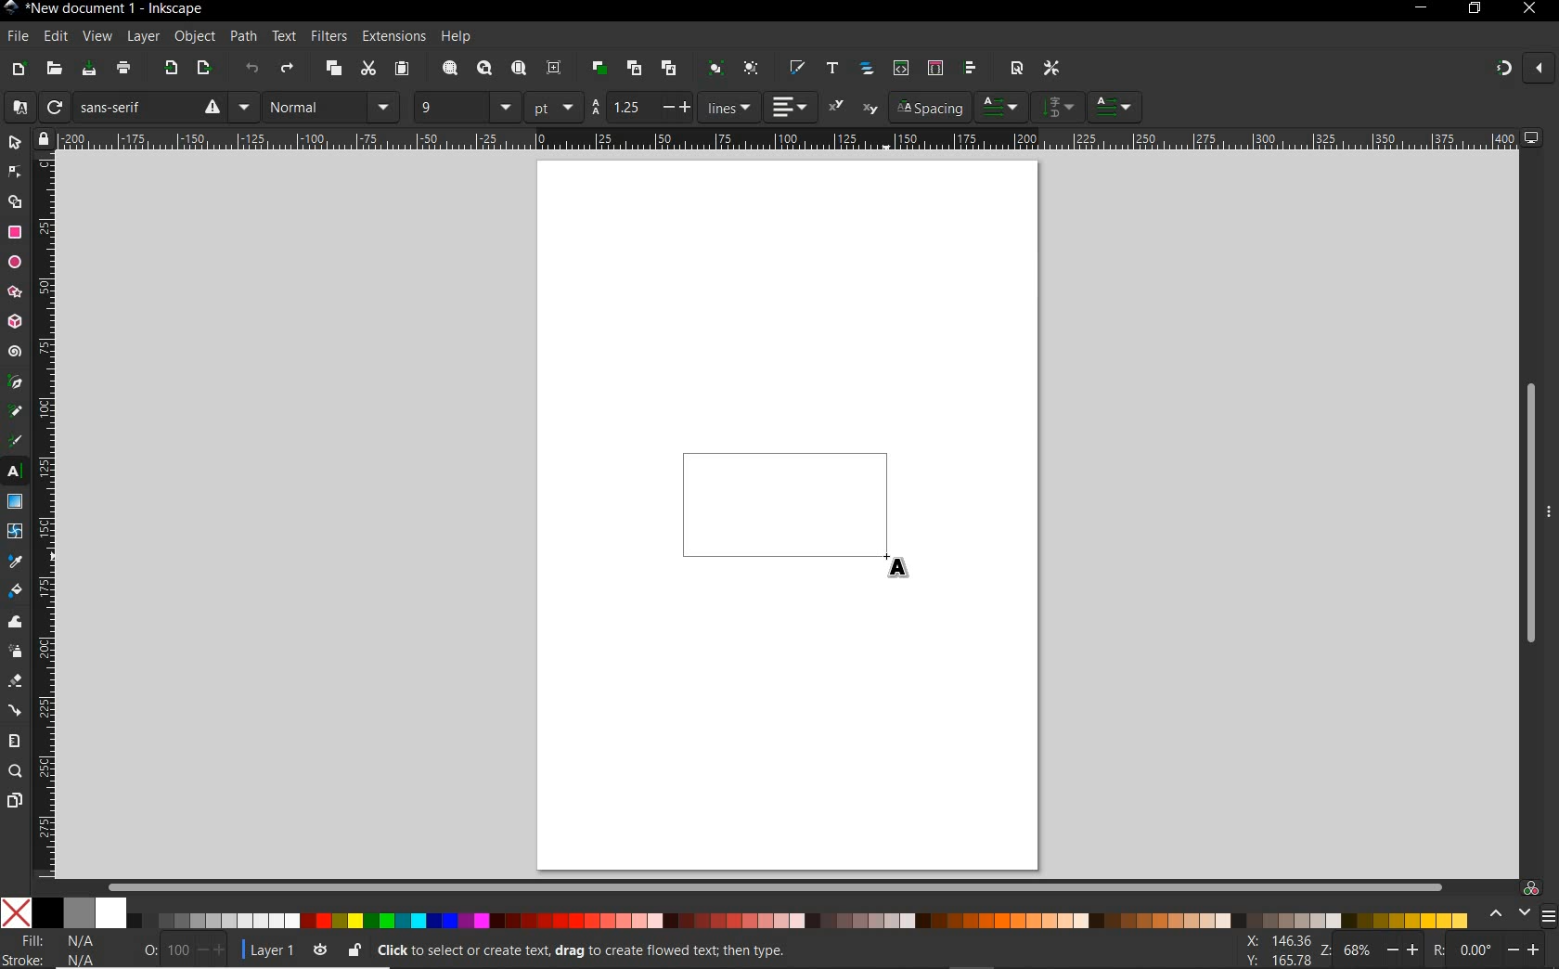 This screenshot has width=1559, height=969. Describe the element at coordinates (667, 69) in the screenshot. I see `unlink clone` at that location.